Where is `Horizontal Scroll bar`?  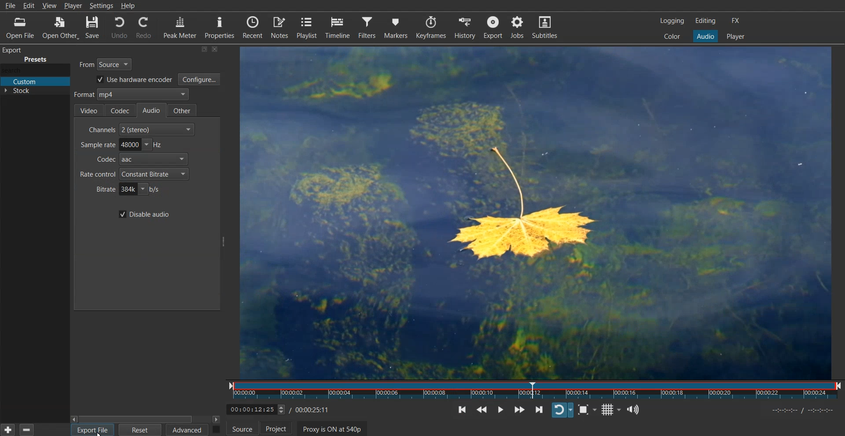 Horizontal Scroll bar is located at coordinates (146, 419).